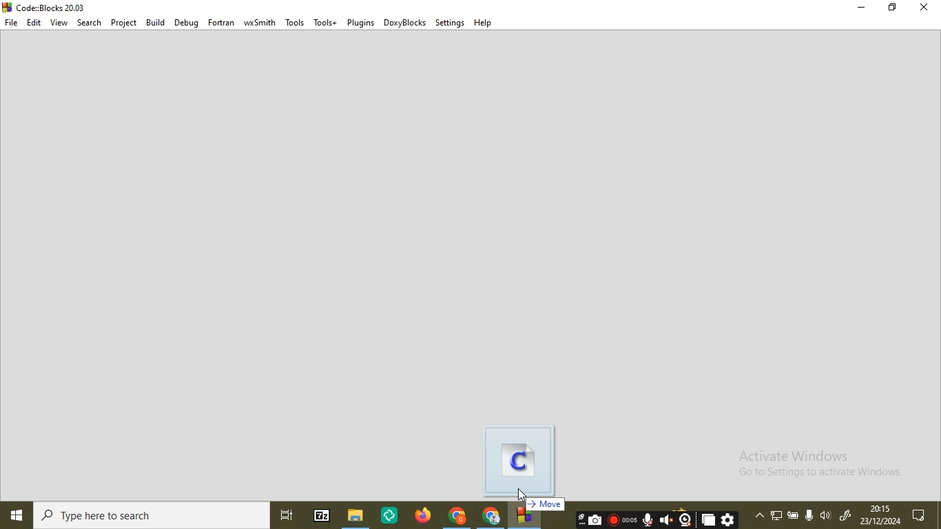  Describe the element at coordinates (860, 8) in the screenshot. I see `Minimise` at that location.